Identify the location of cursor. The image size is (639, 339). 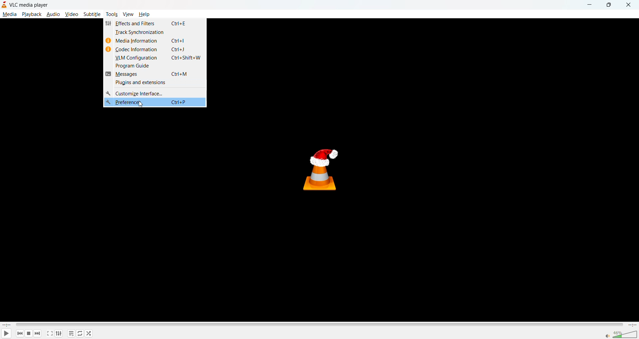
(141, 104).